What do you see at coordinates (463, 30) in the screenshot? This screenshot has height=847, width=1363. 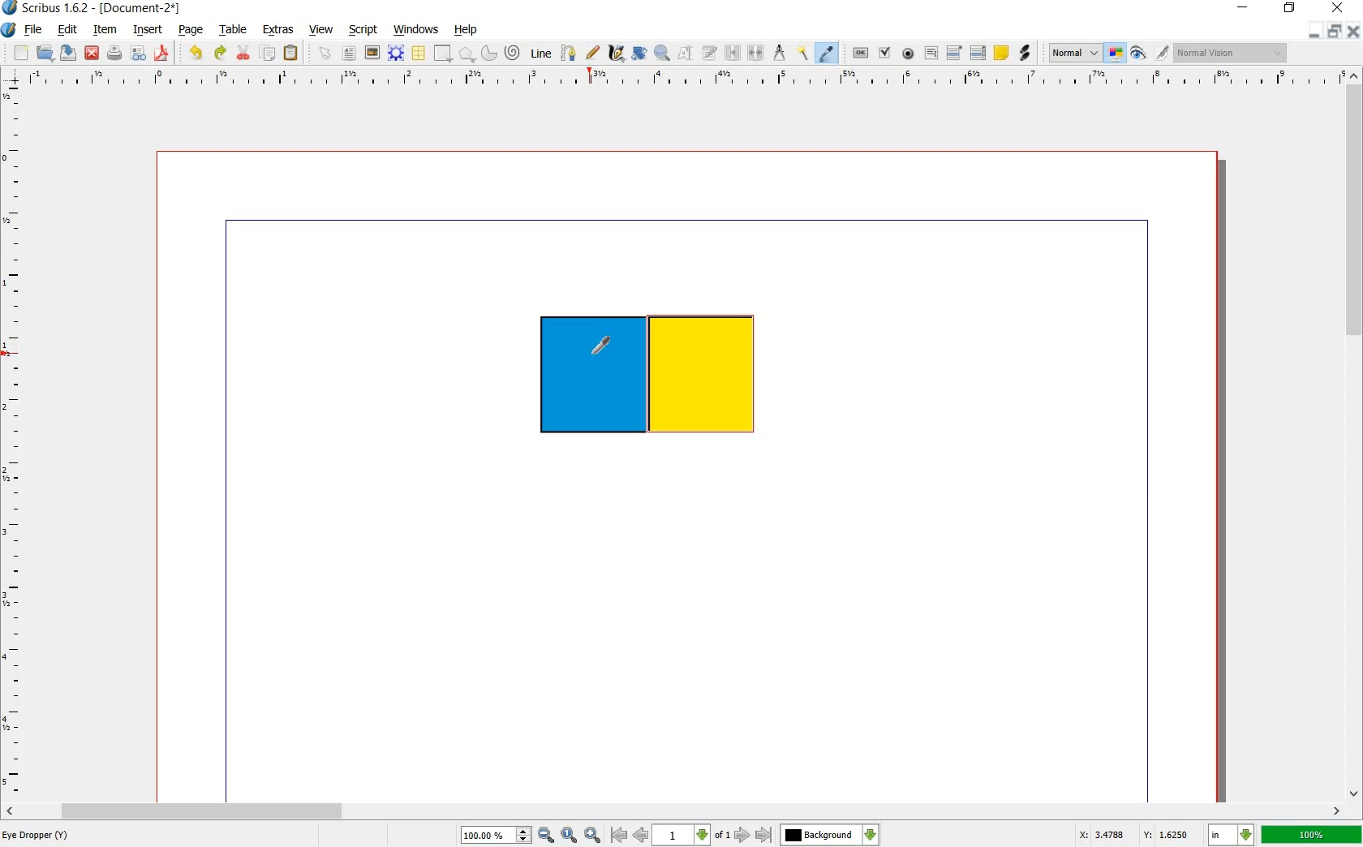 I see `help` at bounding box center [463, 30].